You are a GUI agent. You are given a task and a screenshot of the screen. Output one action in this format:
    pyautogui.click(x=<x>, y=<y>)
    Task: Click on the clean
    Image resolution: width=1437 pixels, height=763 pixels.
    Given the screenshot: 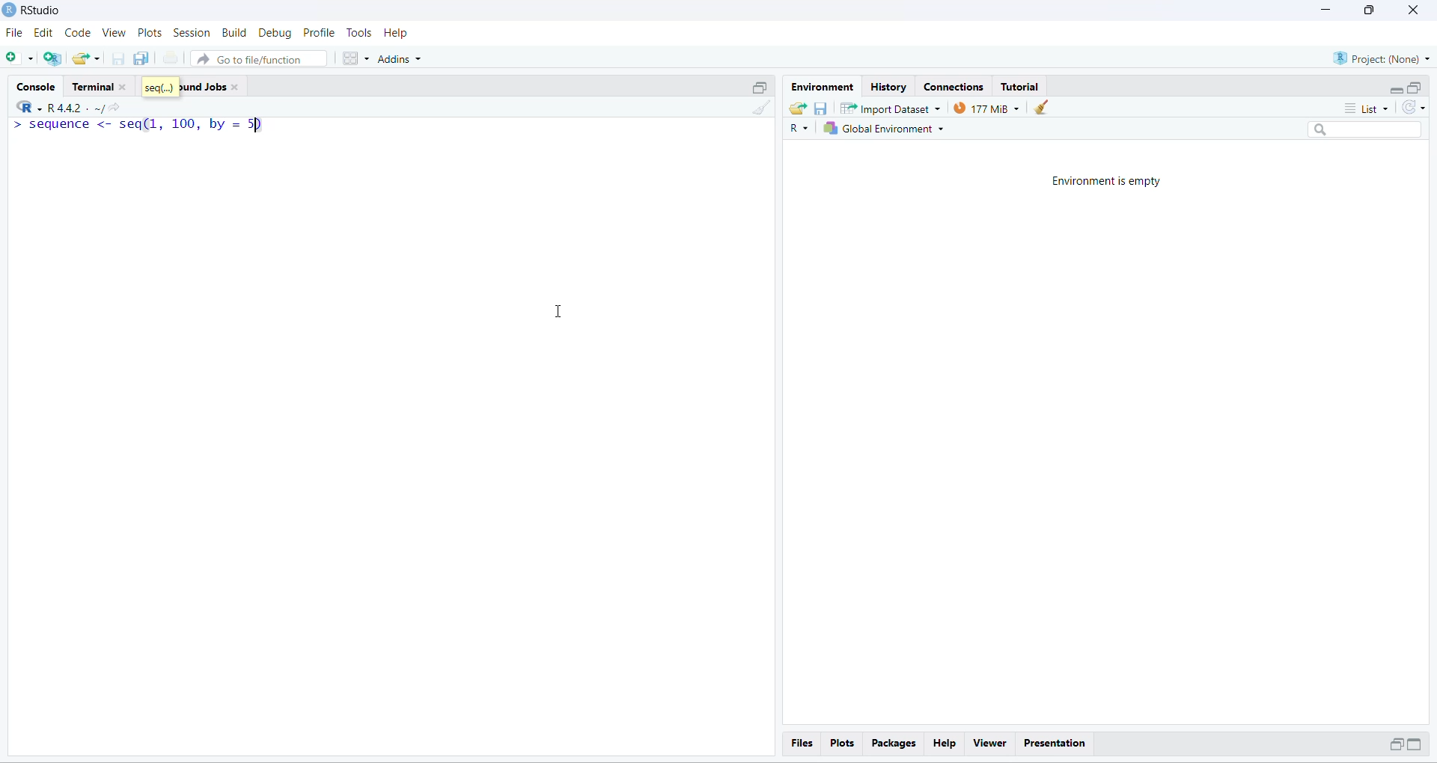 What is the action you would take?
    pyautogui.click(x=1040, y=108)
    